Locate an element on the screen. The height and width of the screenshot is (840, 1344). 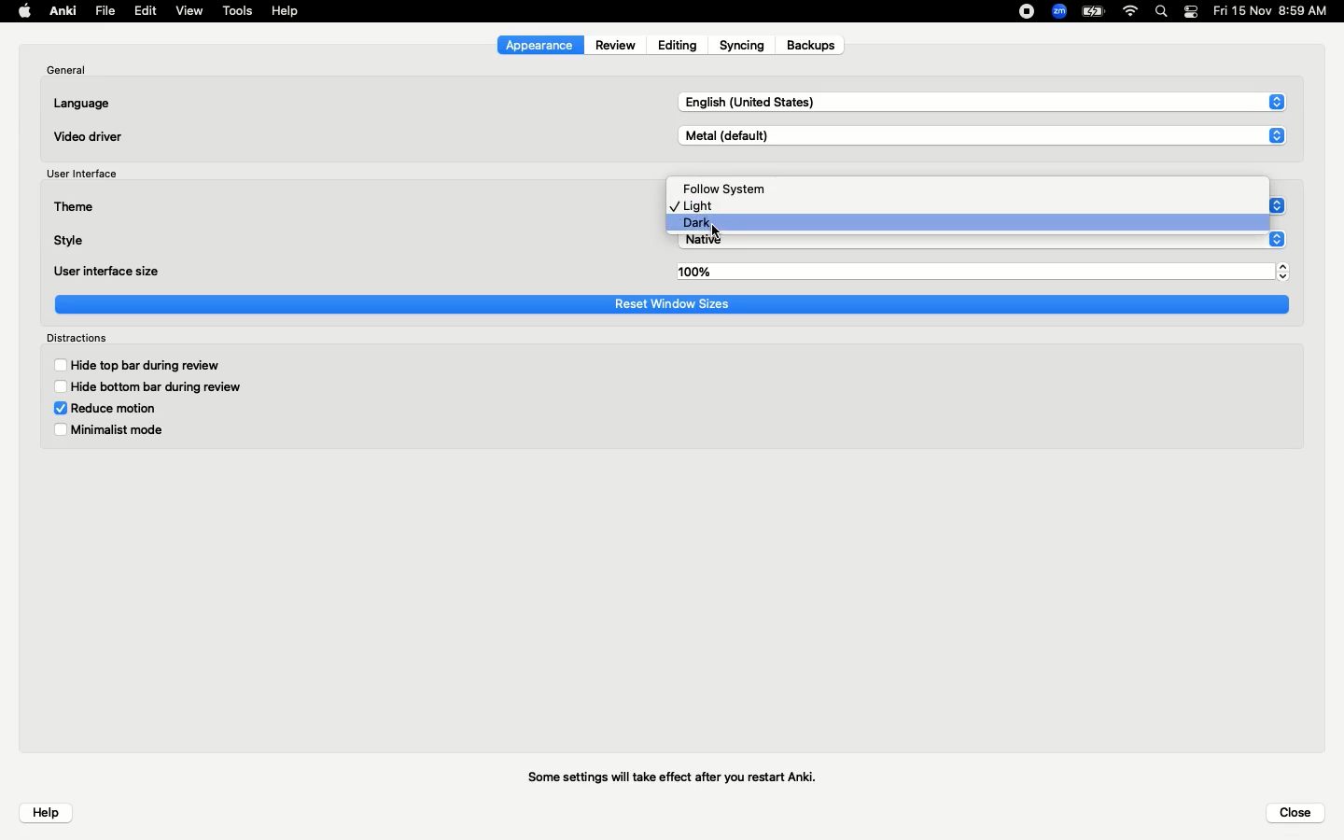
Help is located at coordinates (287, 11).